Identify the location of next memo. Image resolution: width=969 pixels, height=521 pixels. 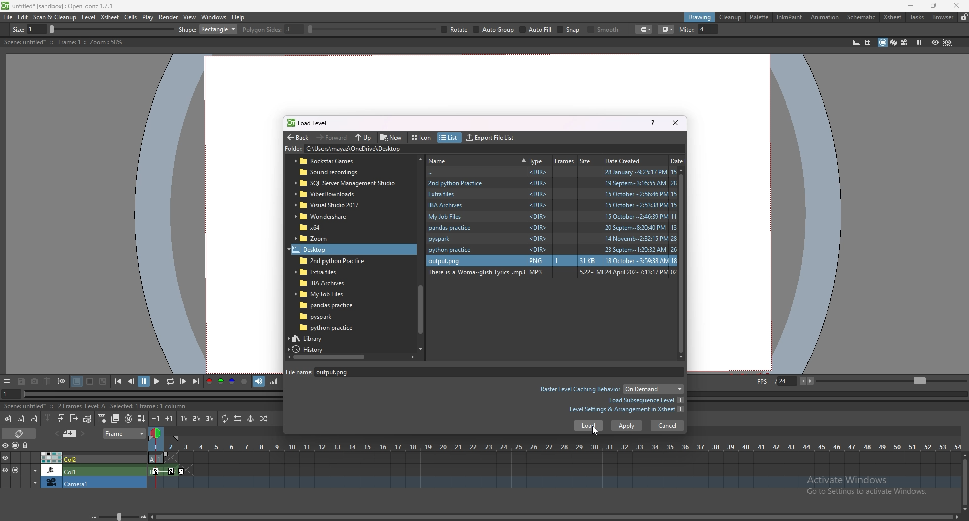
(84, 434).